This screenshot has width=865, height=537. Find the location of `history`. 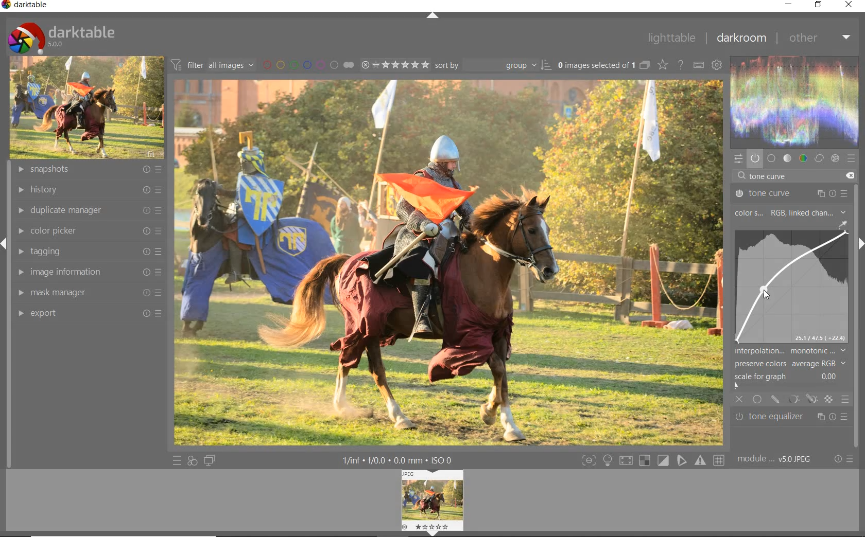

history is located at coordinates (88, 190).